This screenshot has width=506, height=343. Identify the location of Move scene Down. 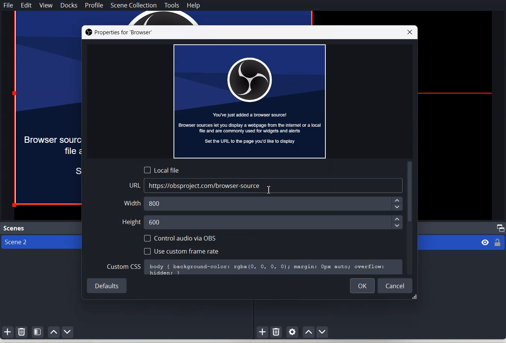
(68, 332).